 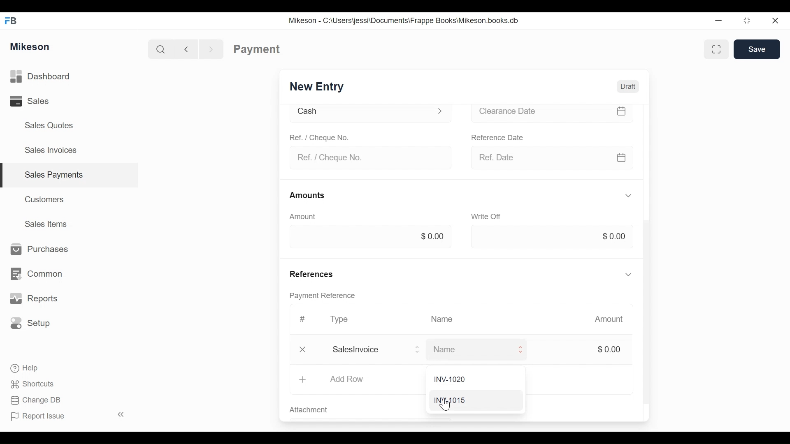 I want to click on Setup, so click(x=33, y=324).